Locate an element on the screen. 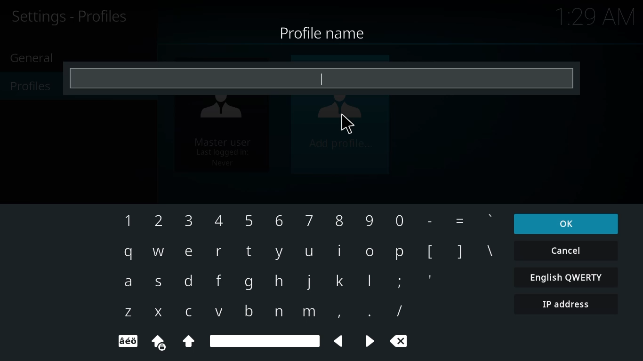  ; is located at coordinates (404, 287).